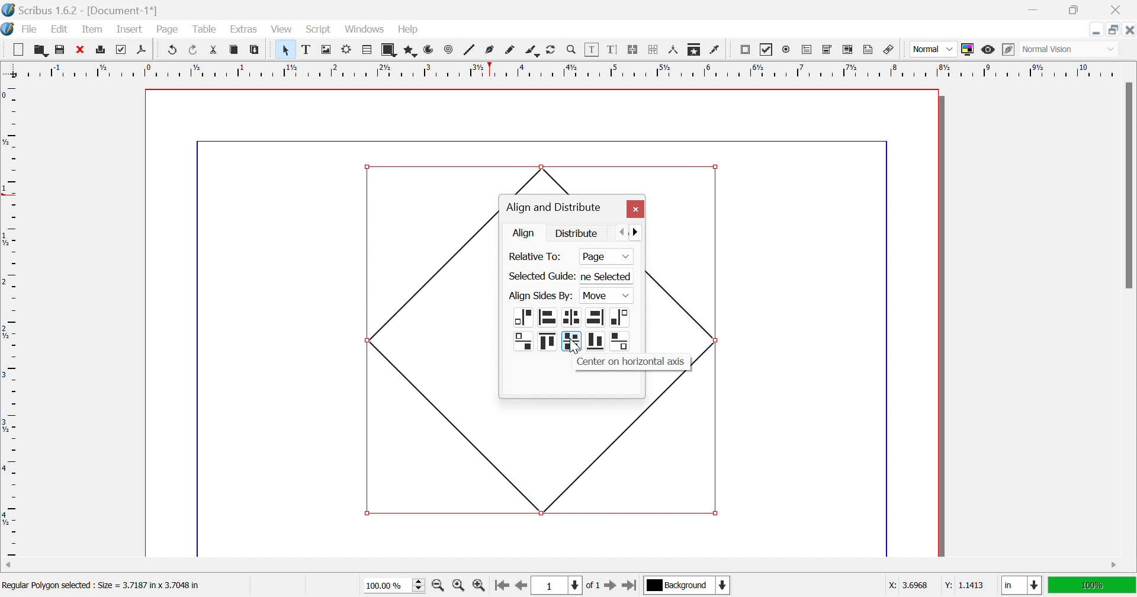 Image resolution: width=1137 pixels, height=597 pixels. I want to click on PDF List box, so click(848, 49).